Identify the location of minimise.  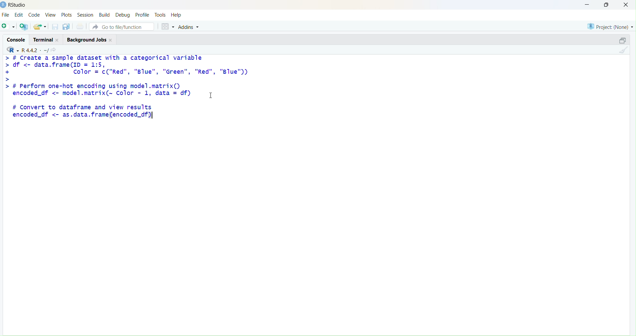
(587, 5).